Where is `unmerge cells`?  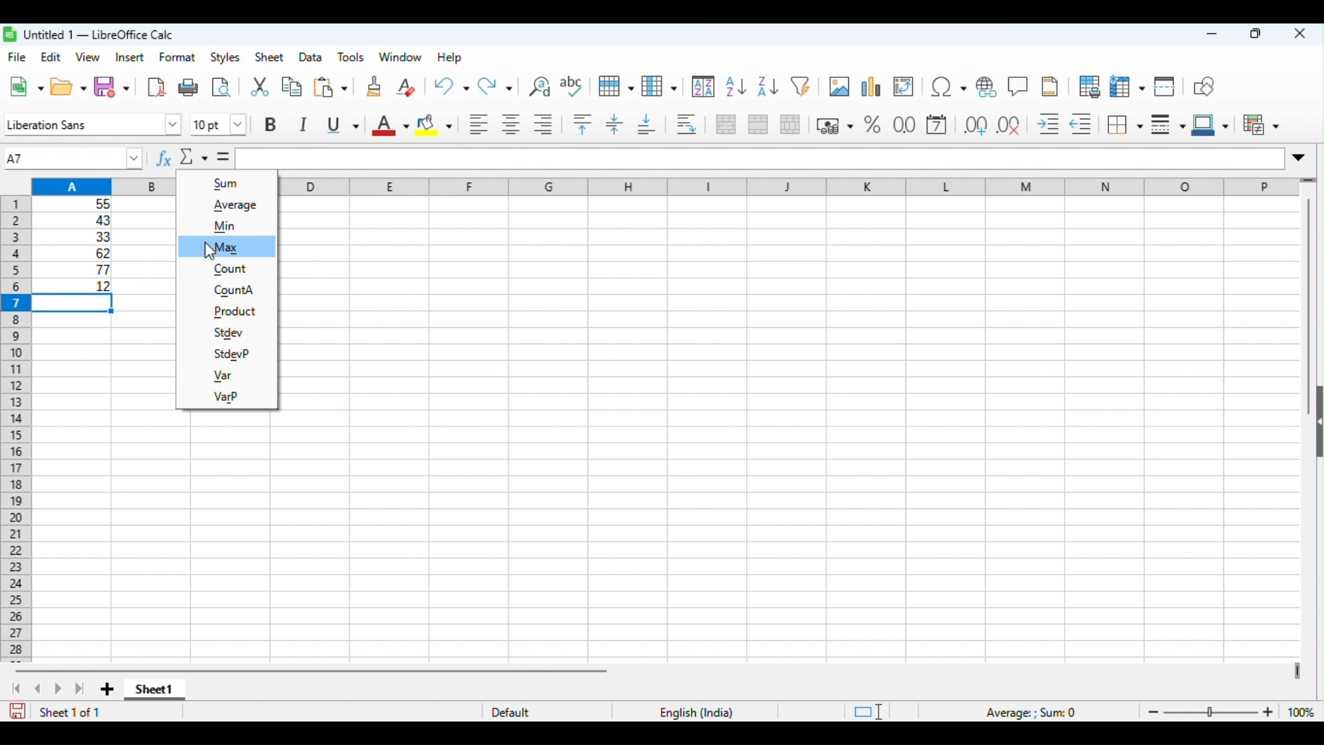
unmerge cells is located at coordinates (790, 125).